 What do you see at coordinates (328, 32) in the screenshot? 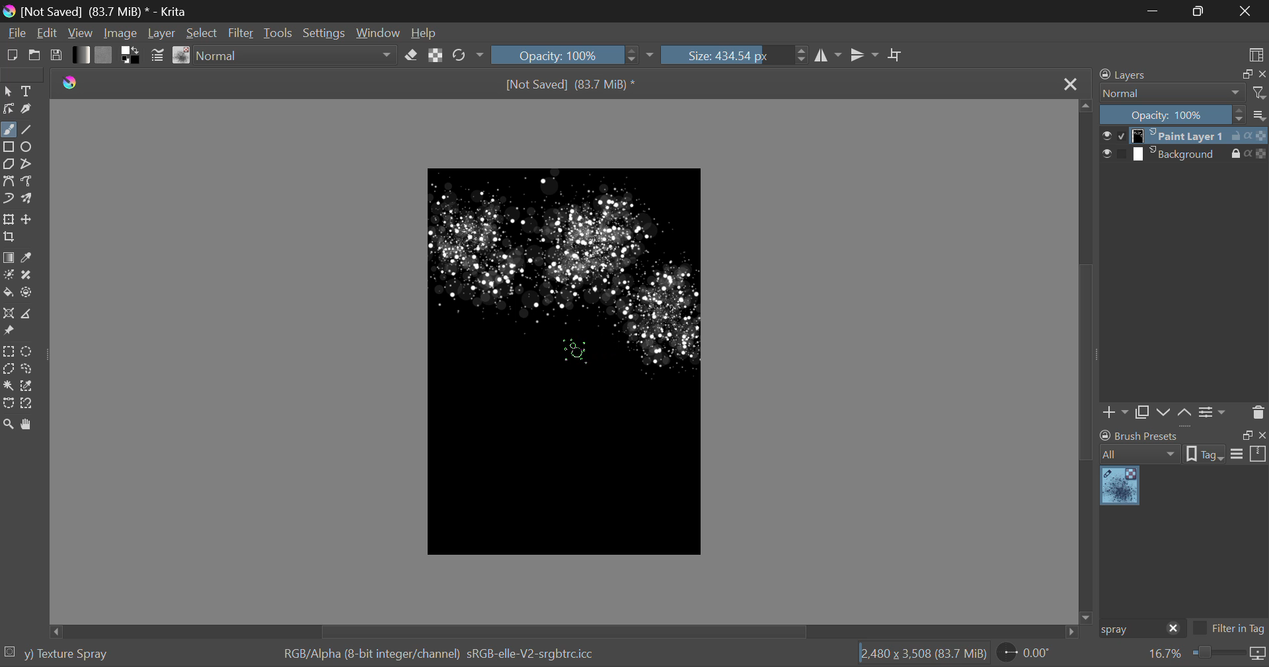
I see `Settings` at bounding box center [328, 32].